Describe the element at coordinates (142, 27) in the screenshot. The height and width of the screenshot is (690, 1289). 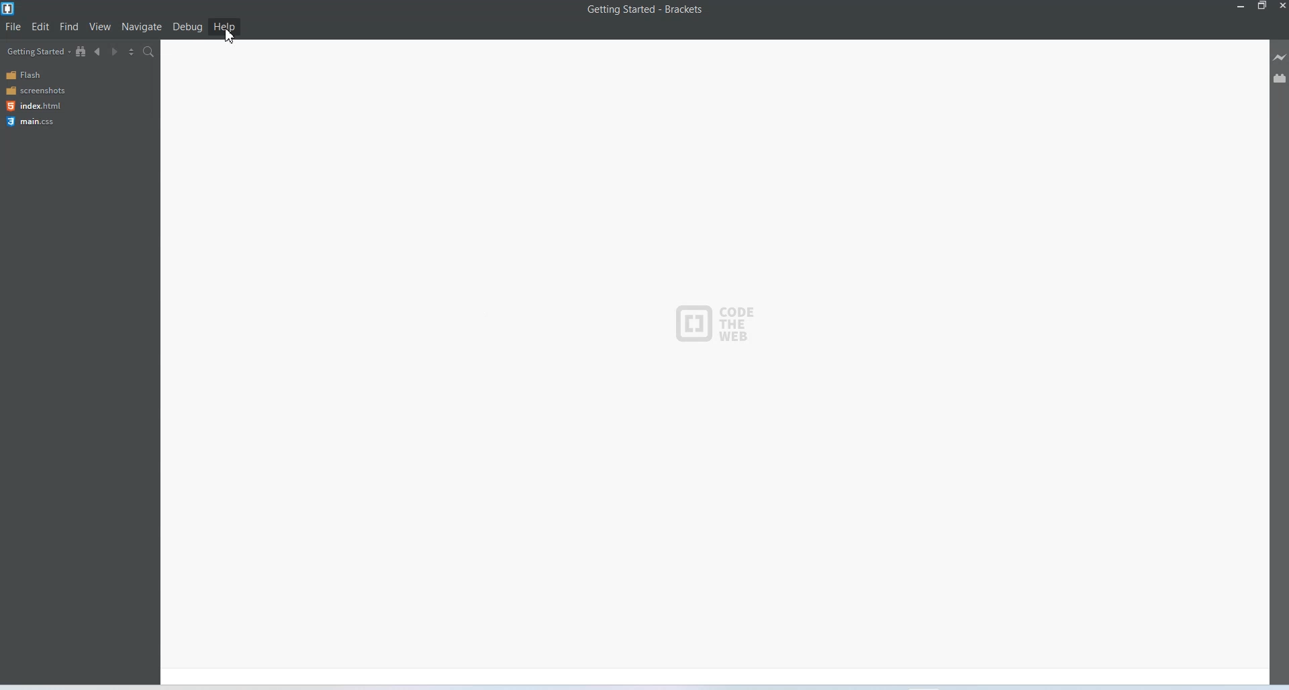
I see `Navigate` at that location.